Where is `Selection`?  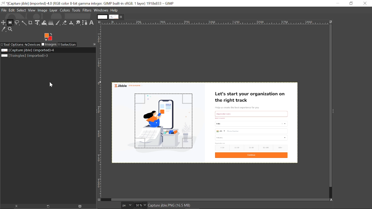 Selection is located at coordinates (68, 45).